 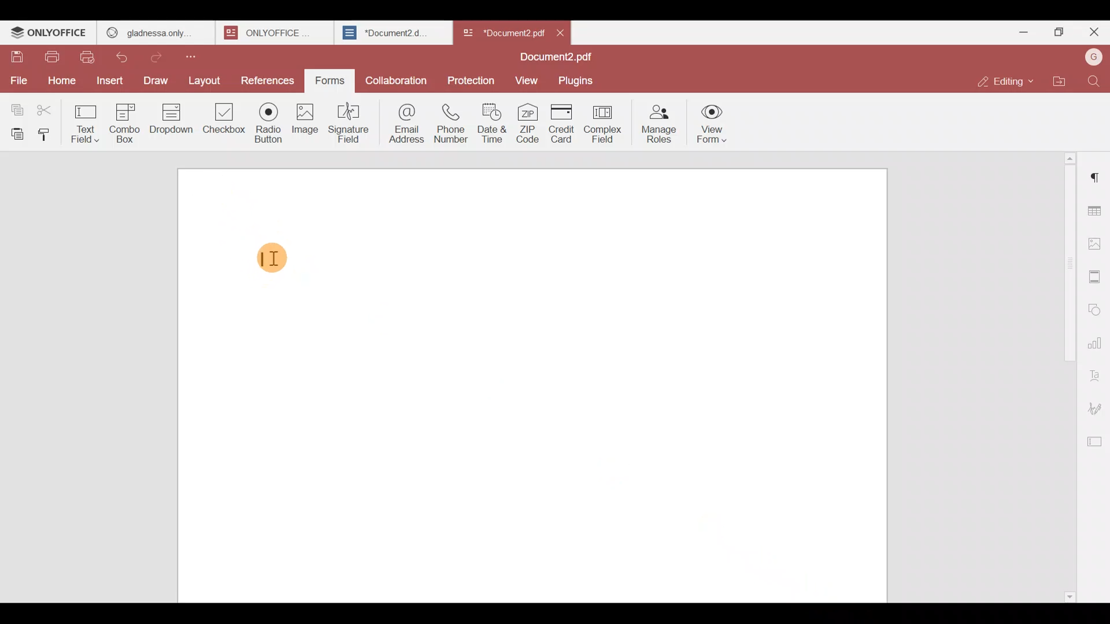 I want to click on Copy style, so click(x=45, y=132).